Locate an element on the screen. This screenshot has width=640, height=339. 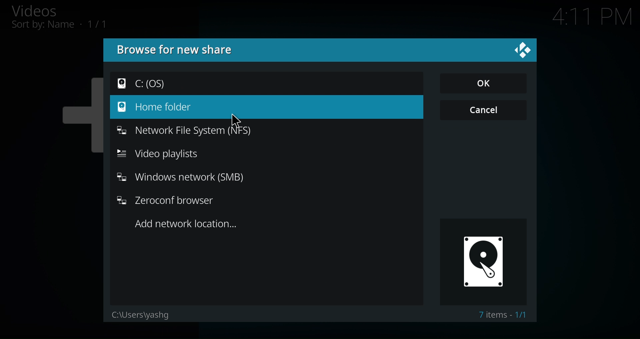
Zeroconf browser is located at coordinates (167, 202).